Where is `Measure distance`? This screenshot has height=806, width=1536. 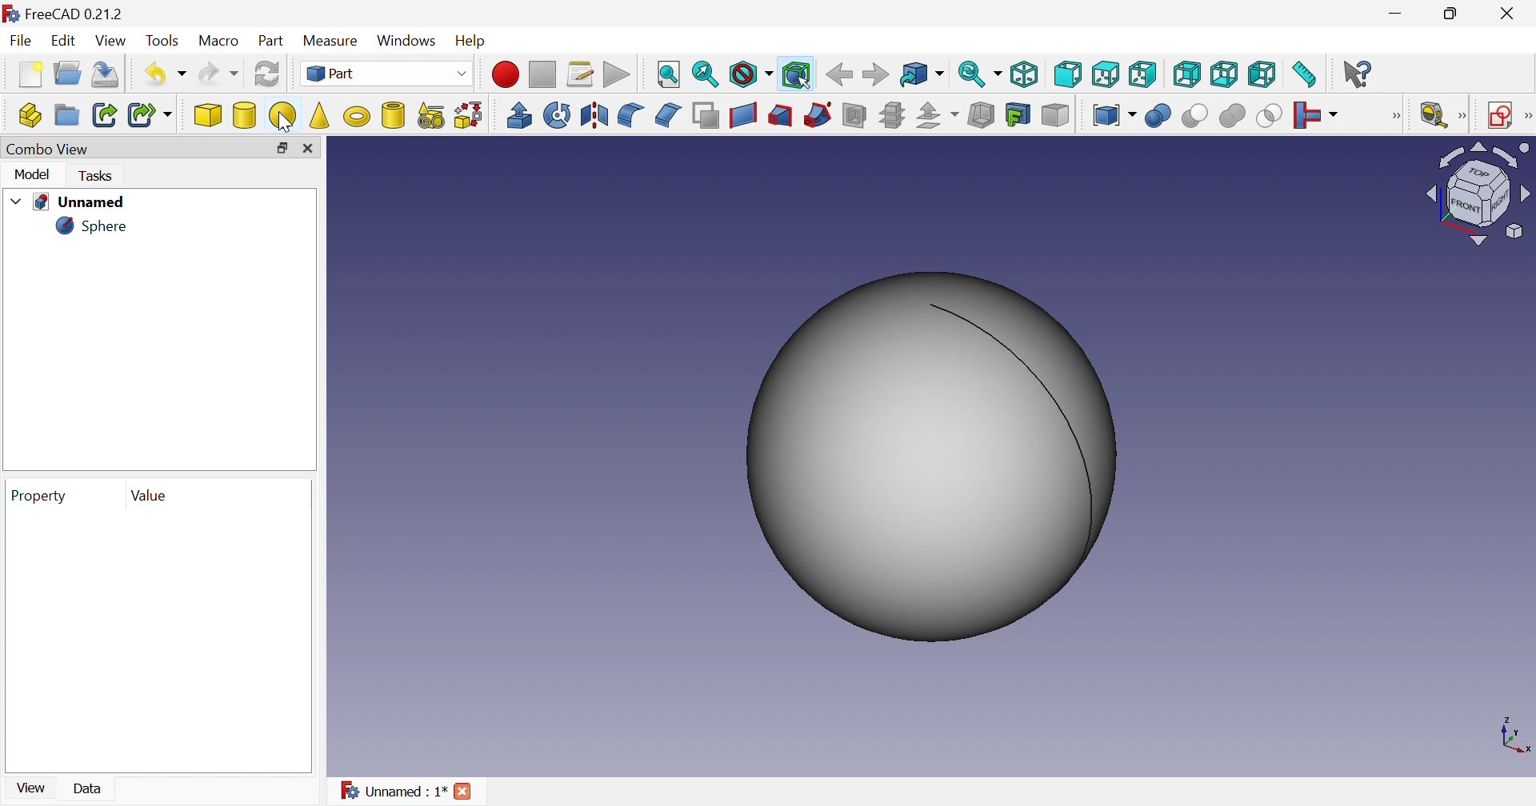 Measure distance is located at coordinates (1306, 74).